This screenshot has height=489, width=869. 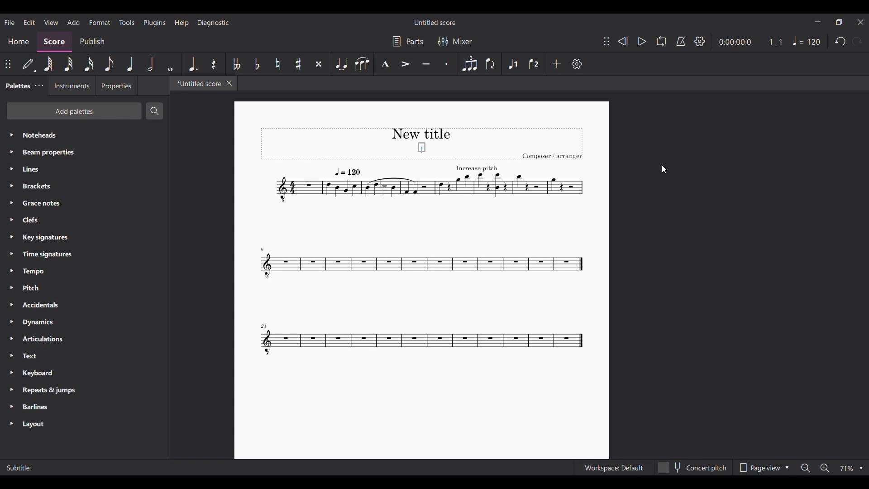 What do you see at coordinates (85, 135) in the screenshot?
I see `Noteheads` at bounding box center [85, 135].